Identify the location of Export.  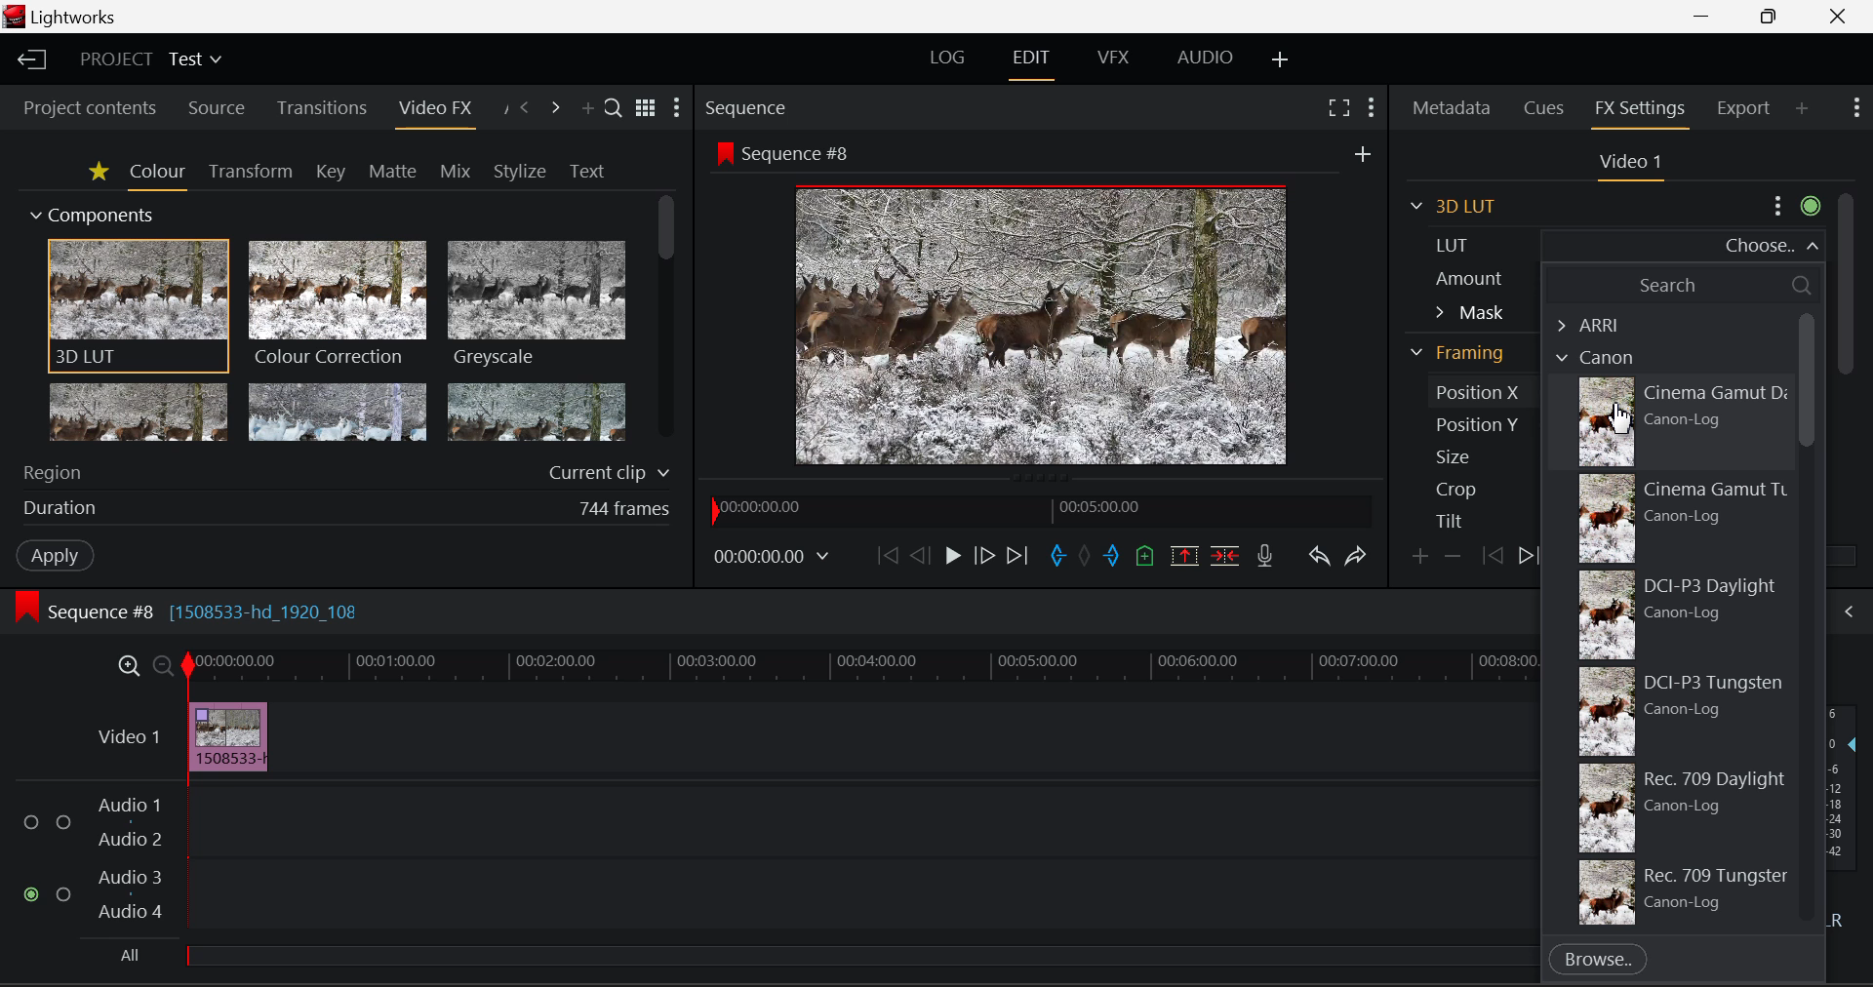
(1740, 111).